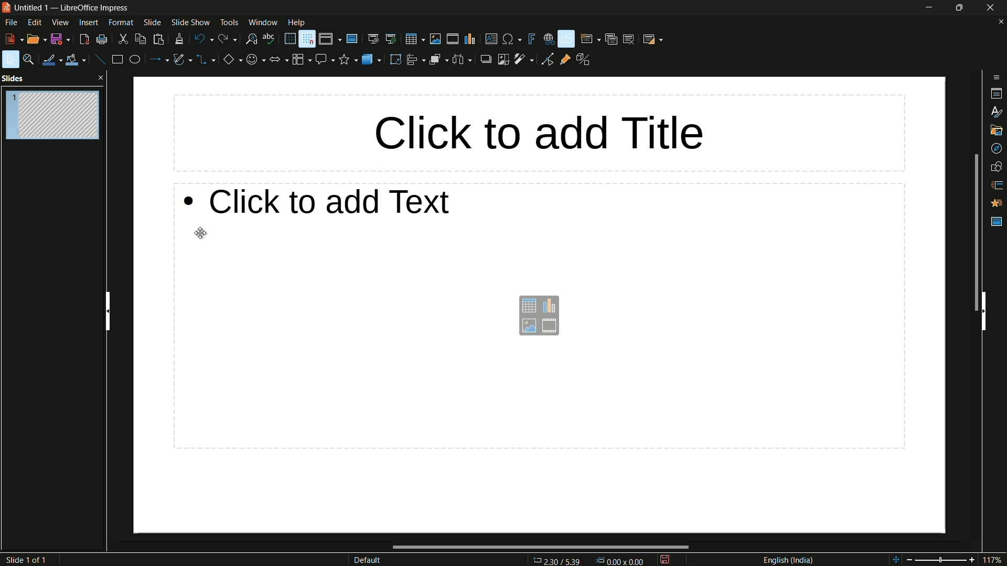  What do you see at coordinates (609, 38) in the screenshot?
I see `duplicate slide` at bounding box center [609, 38].